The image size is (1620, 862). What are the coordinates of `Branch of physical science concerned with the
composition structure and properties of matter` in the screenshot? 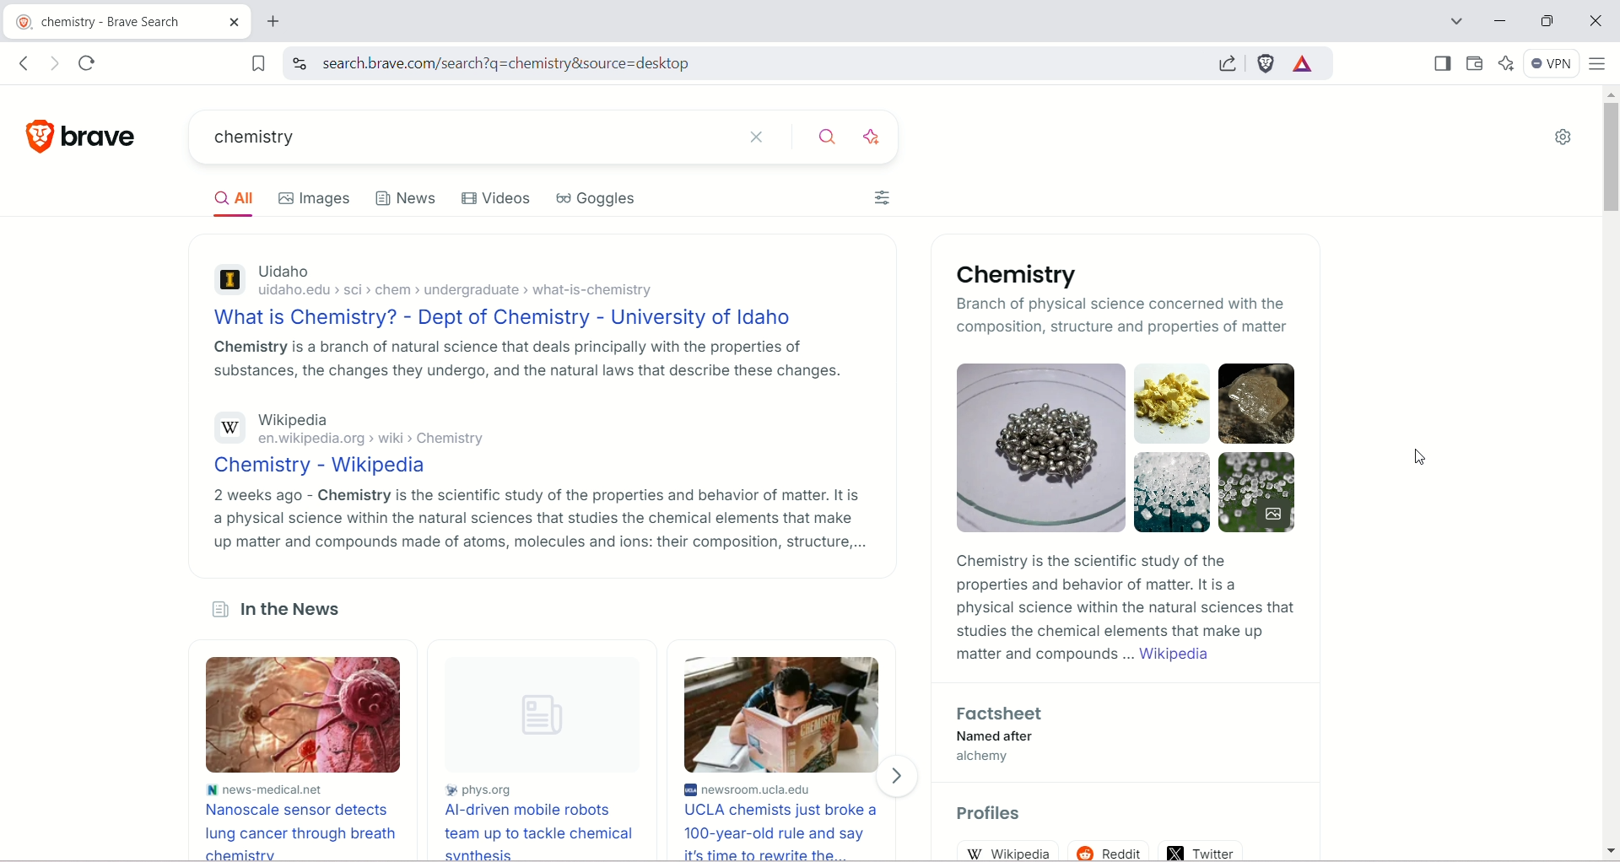 It's located at (1129, 315).